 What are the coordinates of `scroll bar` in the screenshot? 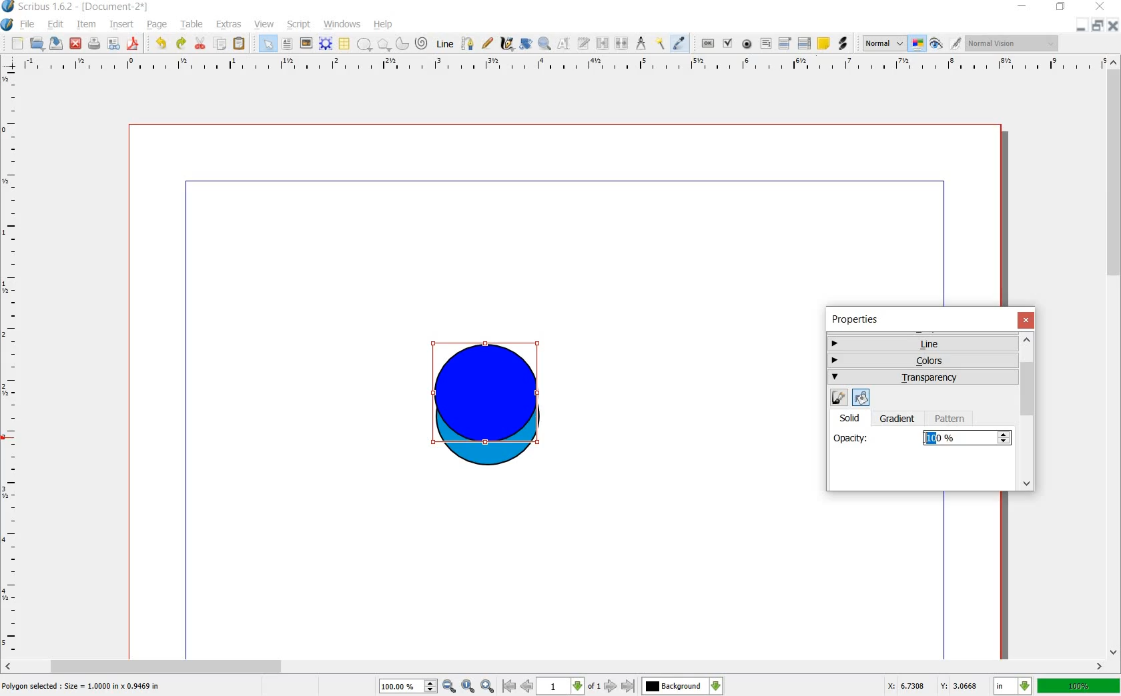 It's located at (1114, 355).